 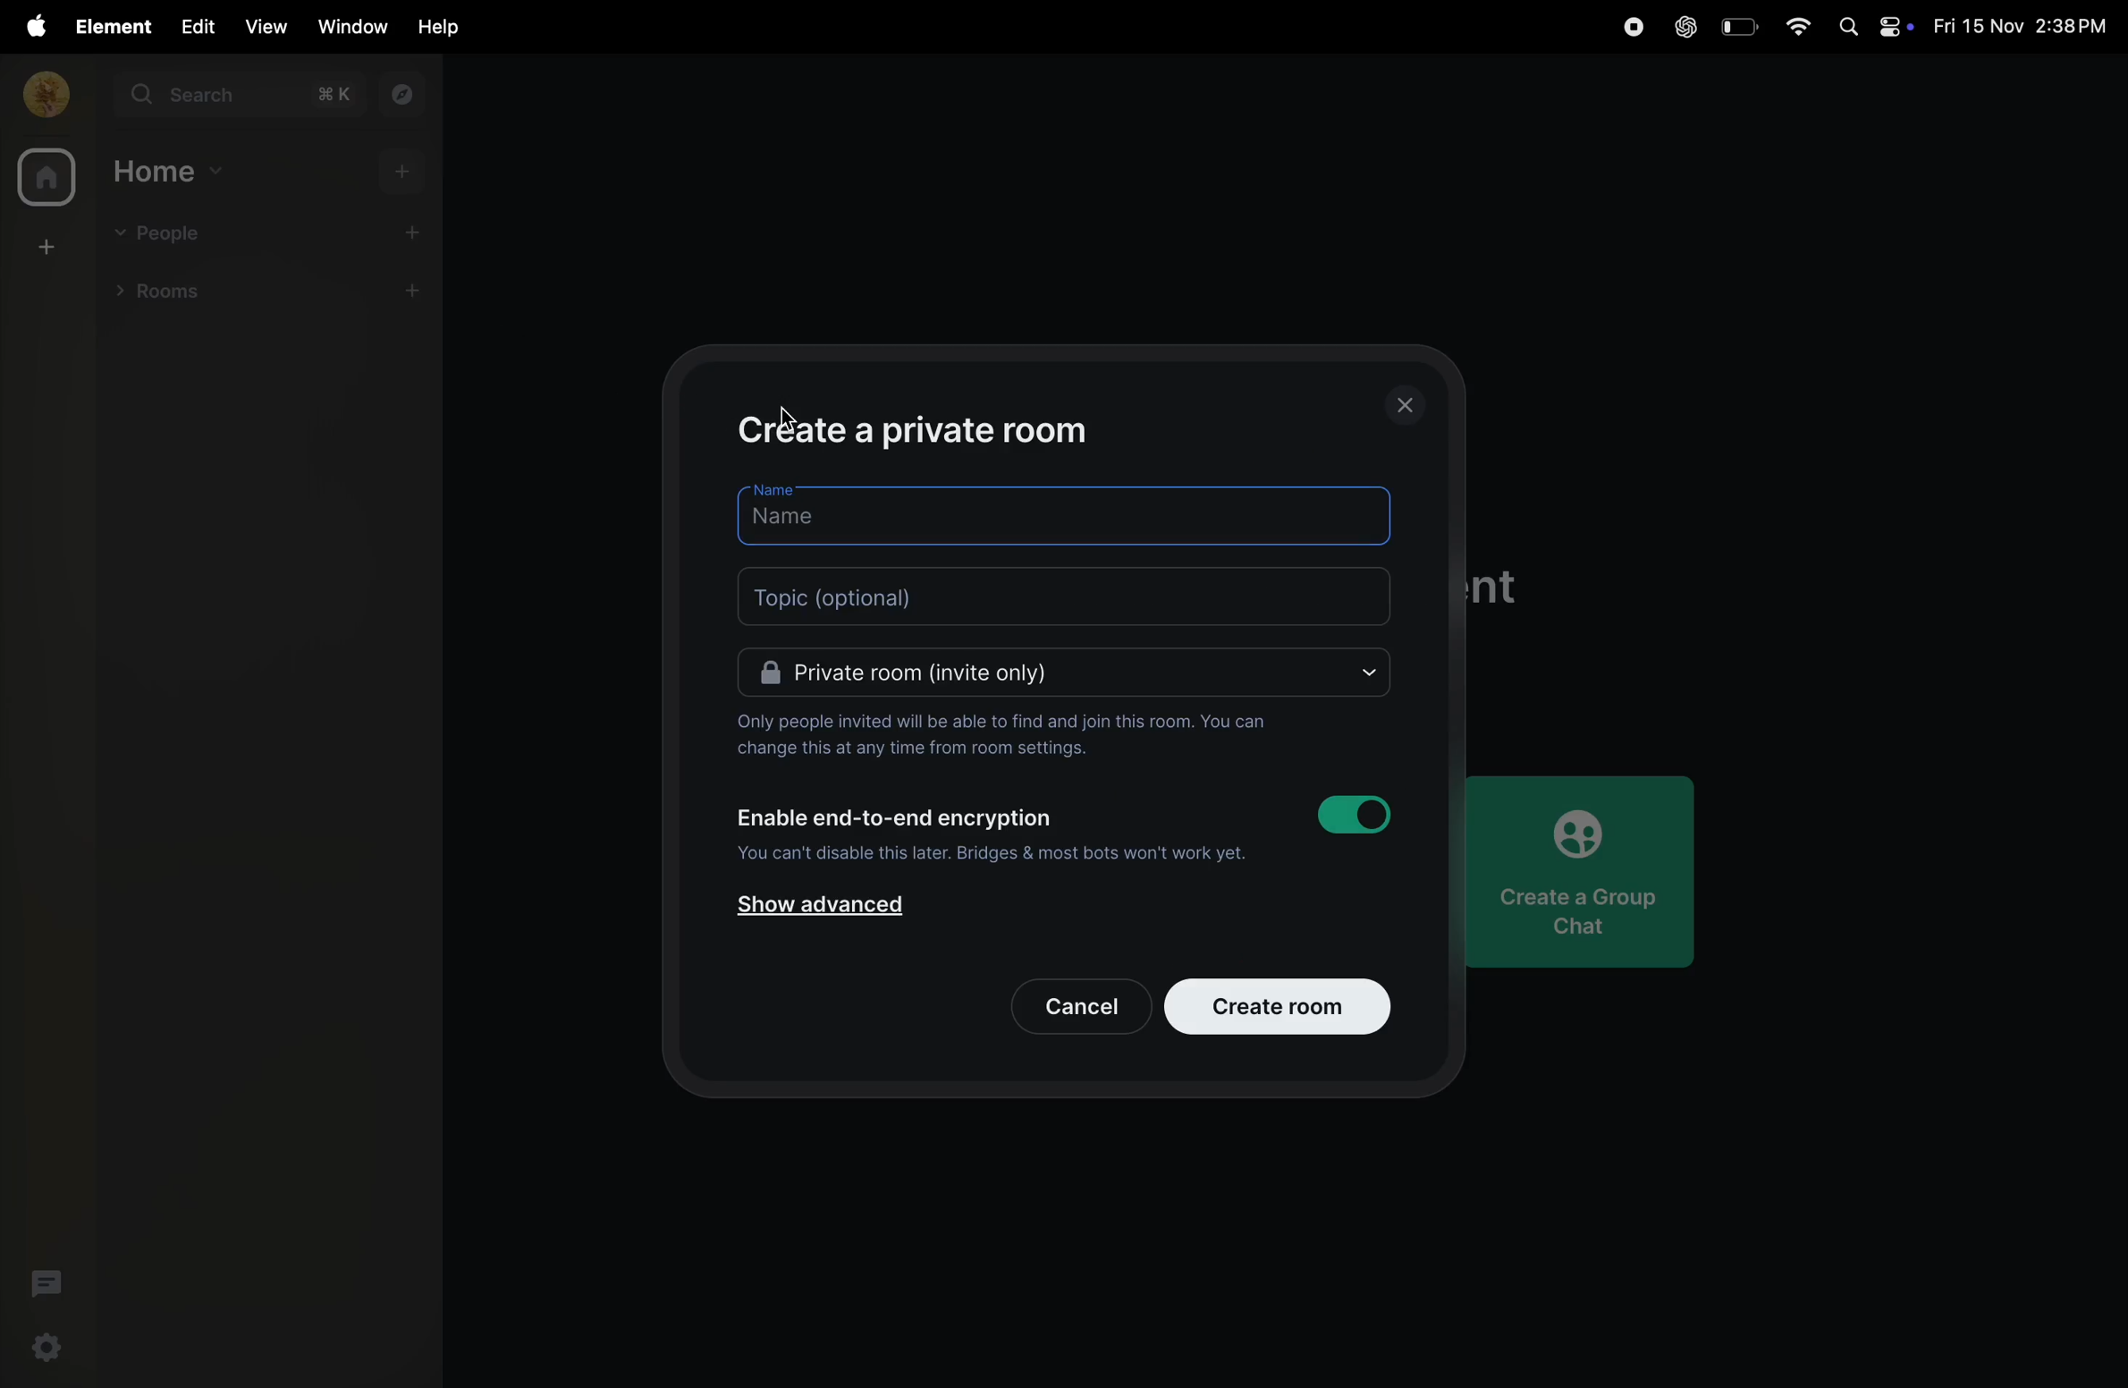 I want to click on threads , so click(x=45, y=1281).